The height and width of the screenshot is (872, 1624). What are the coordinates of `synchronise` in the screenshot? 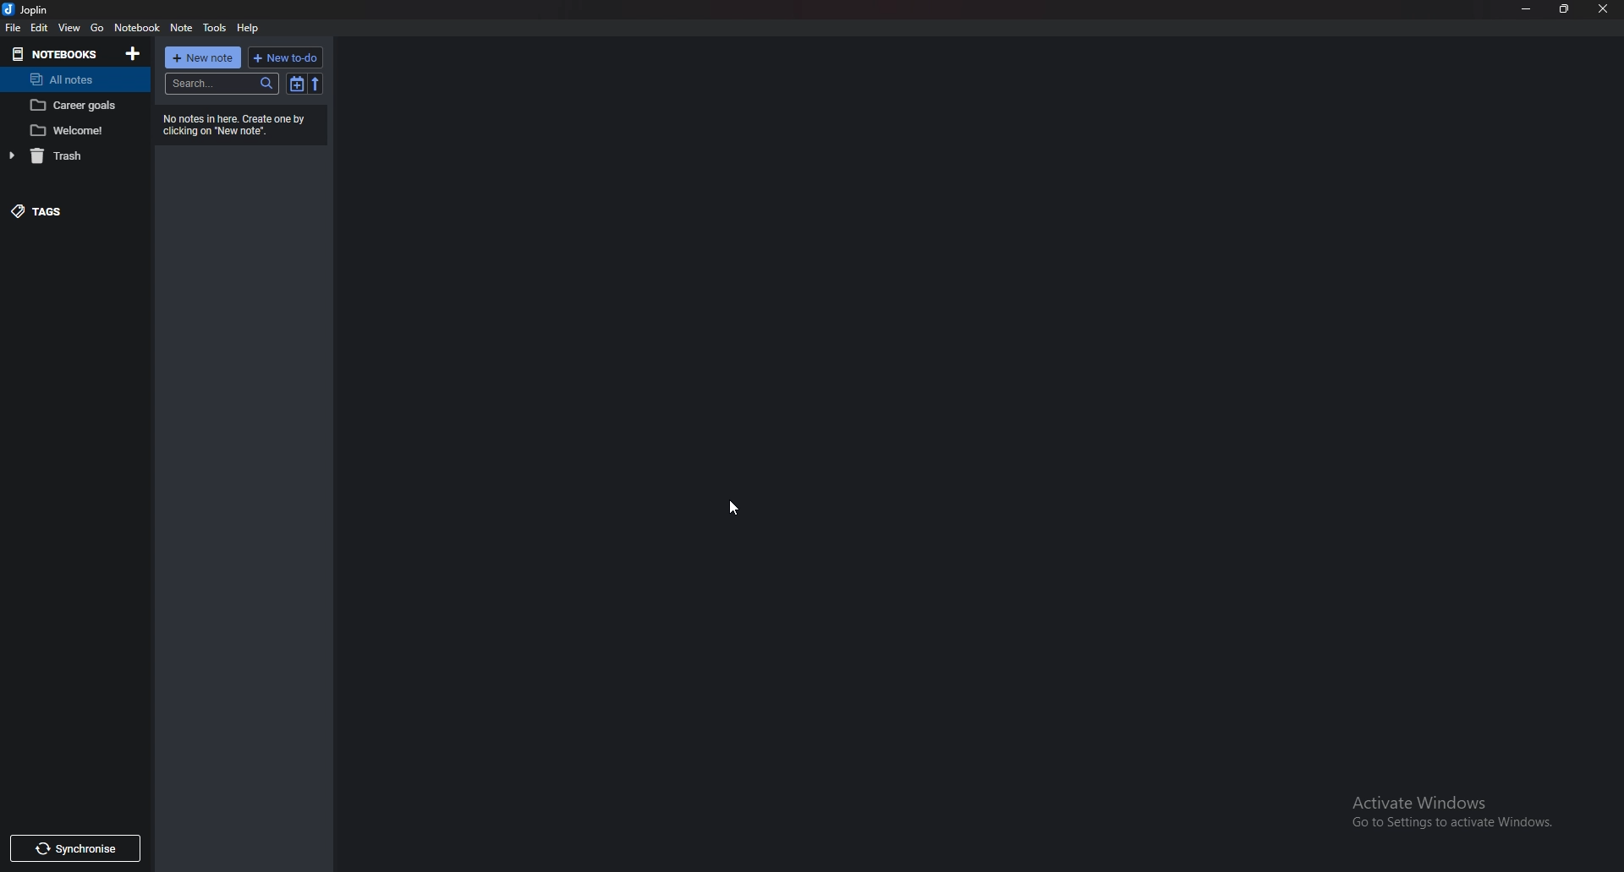 It's located at (74, 848).